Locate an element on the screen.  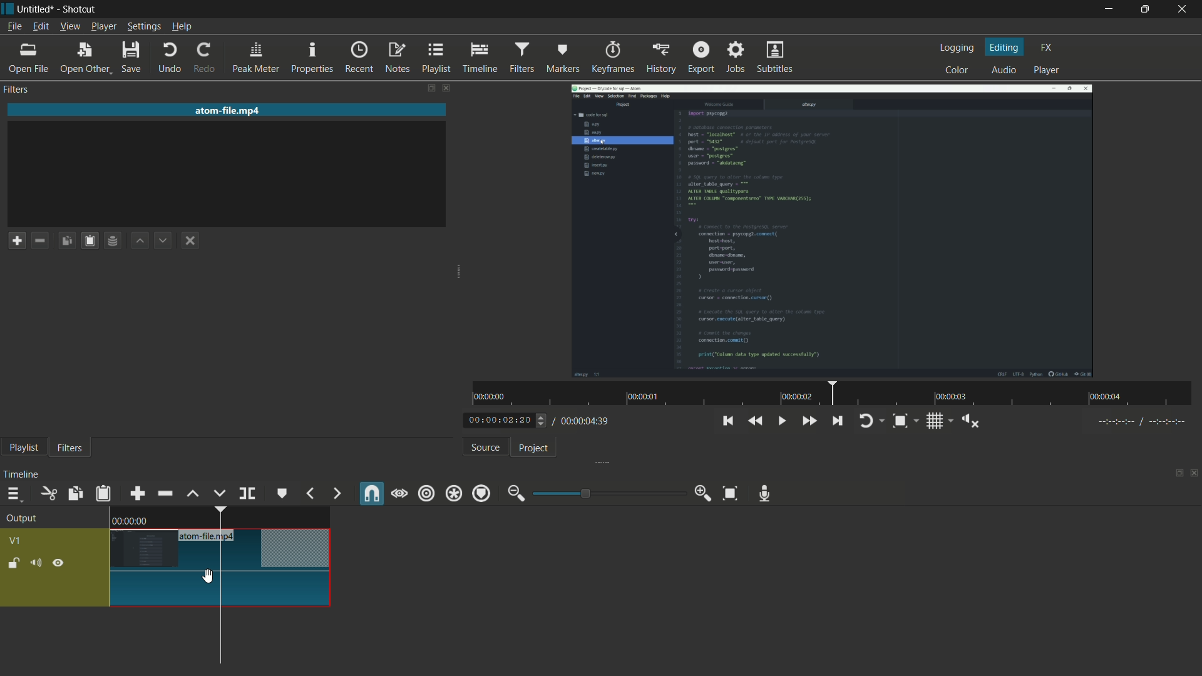
mute is located at coordinates (37, 563).